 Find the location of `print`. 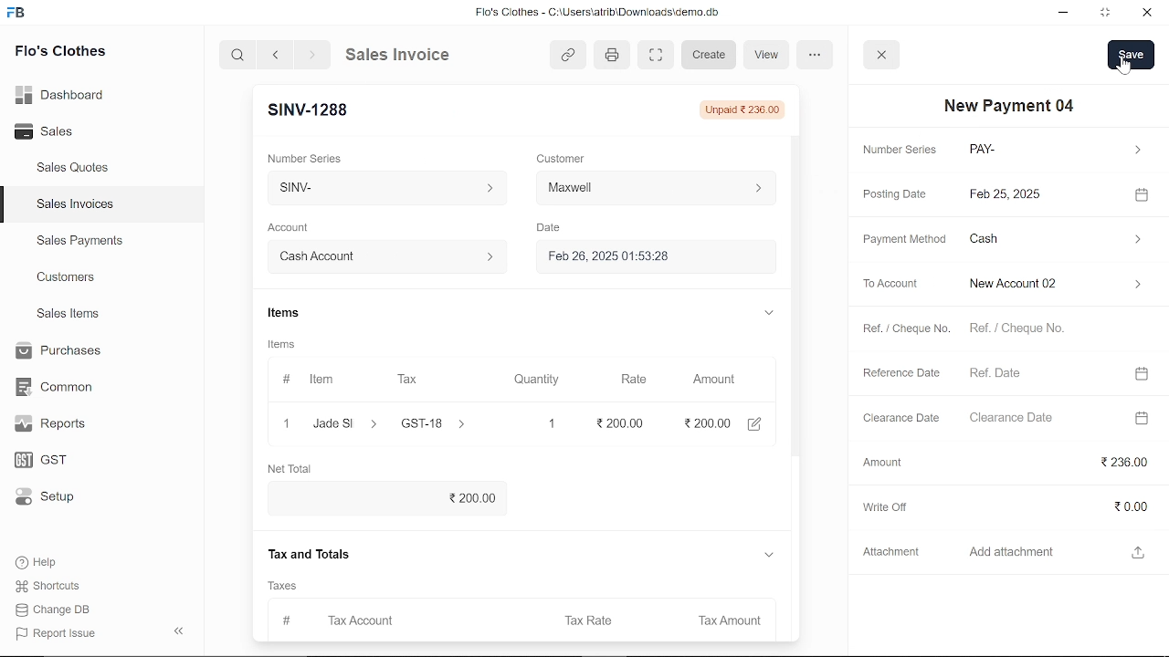

print is located at coordinates (609, 53).